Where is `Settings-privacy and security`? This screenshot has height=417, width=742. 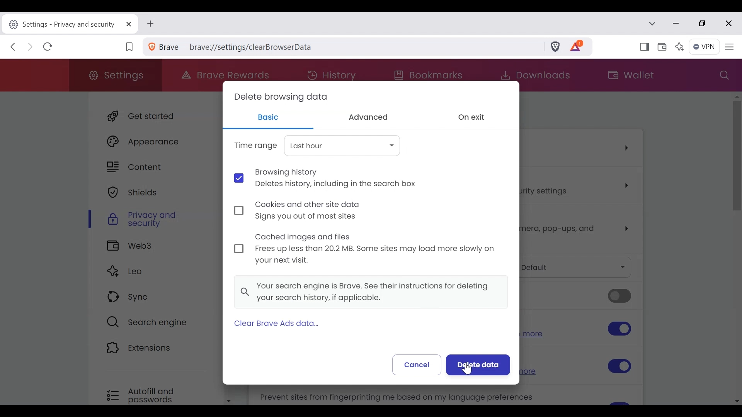 Settings-privacy and security is located at coordinates (69, 24).